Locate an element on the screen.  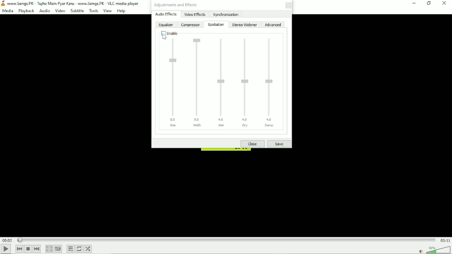
View is located at coordinates (108, 11).